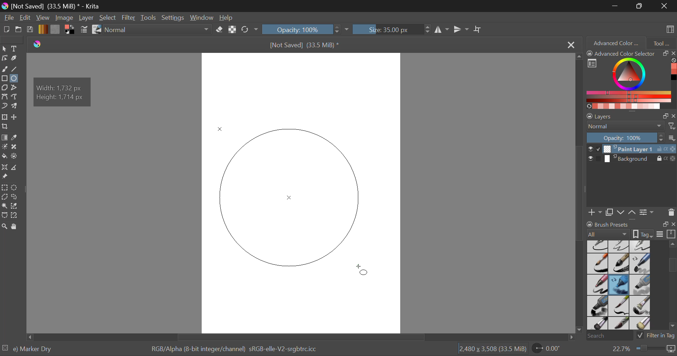 This screenshot has width=677, height=356. Describe the element at coordinates (5, 69) in the screenshot. I see `Freehand` at that location.